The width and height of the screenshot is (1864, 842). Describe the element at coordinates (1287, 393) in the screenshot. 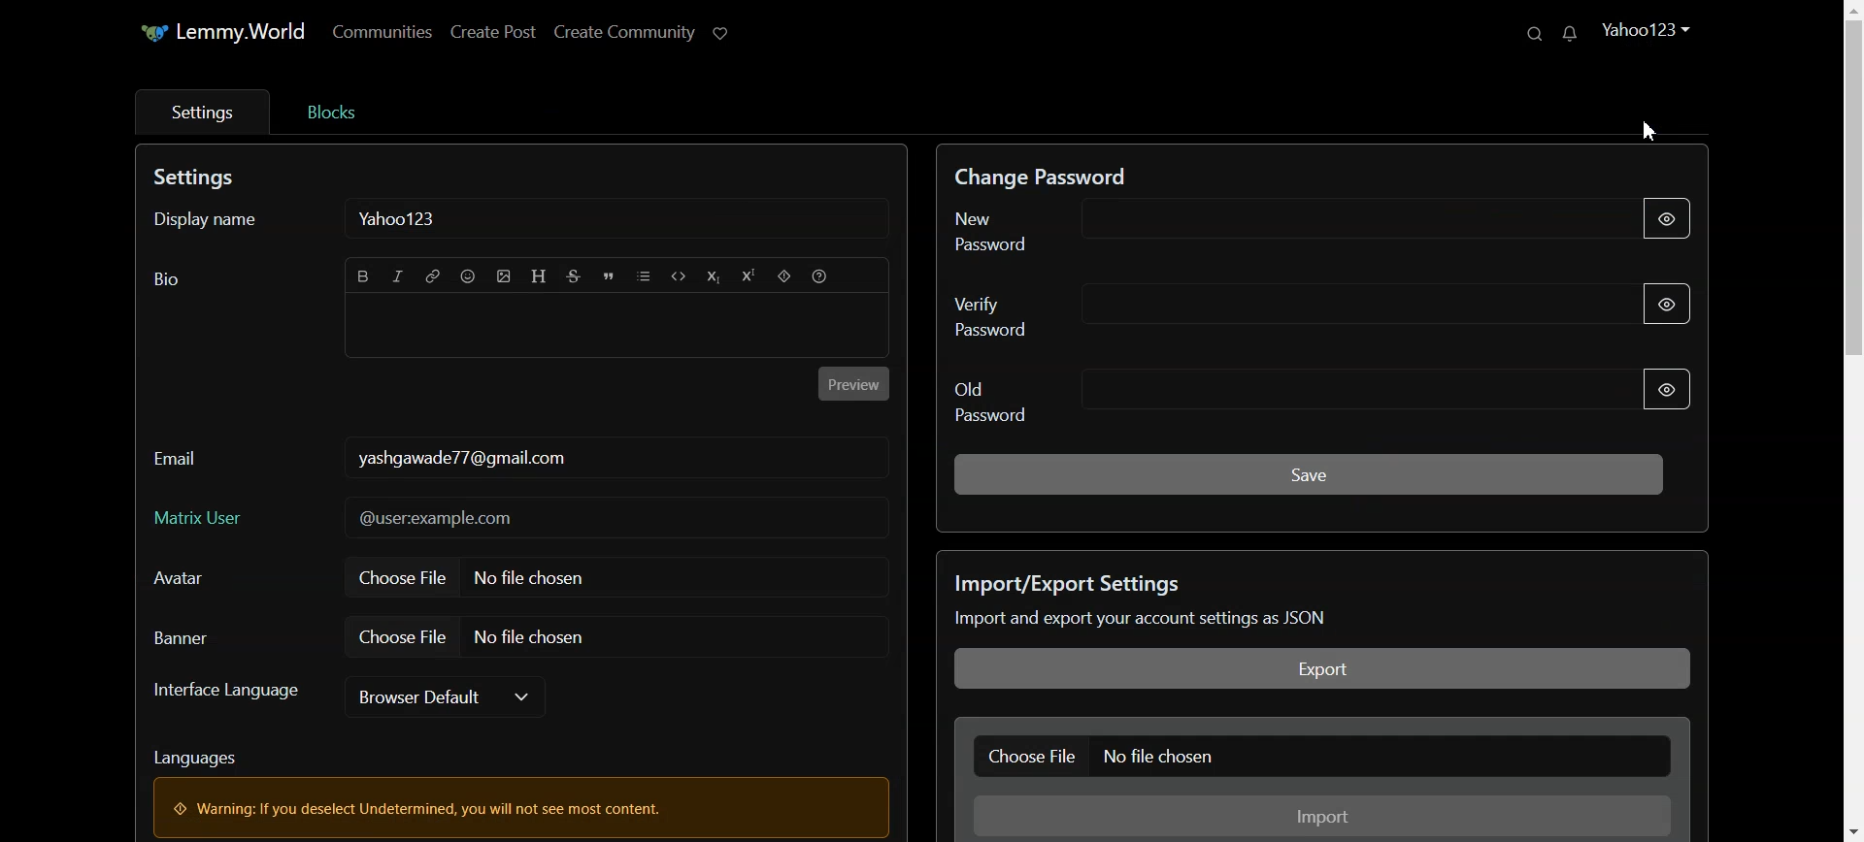

I see `Old Password` at that location.